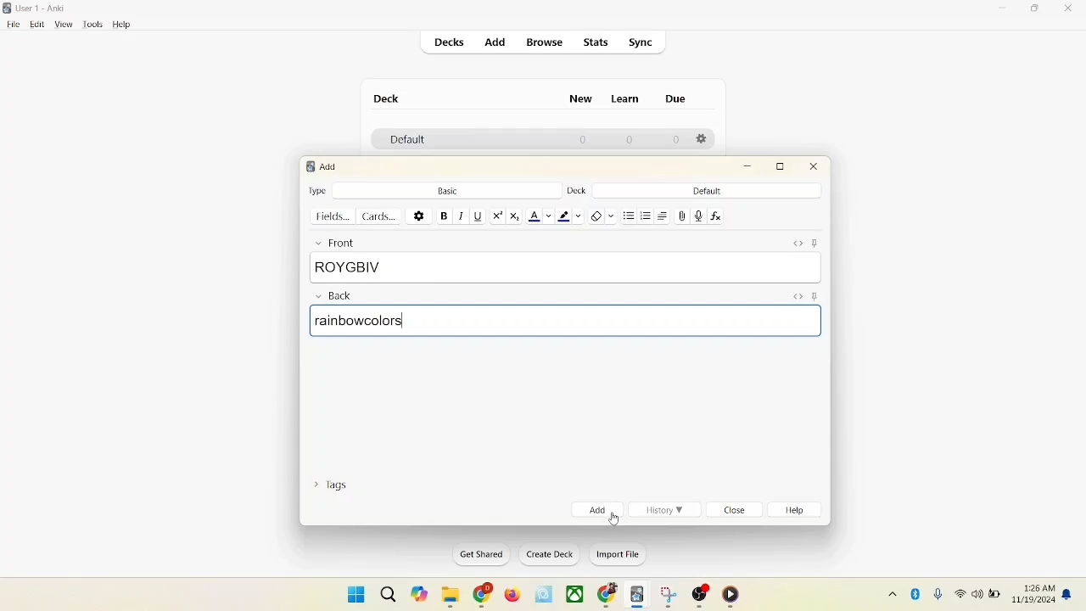 The image size is (1086, 611). Describe the element at coordinates (8, 8) in the screenshot. I see `logo` at that location.